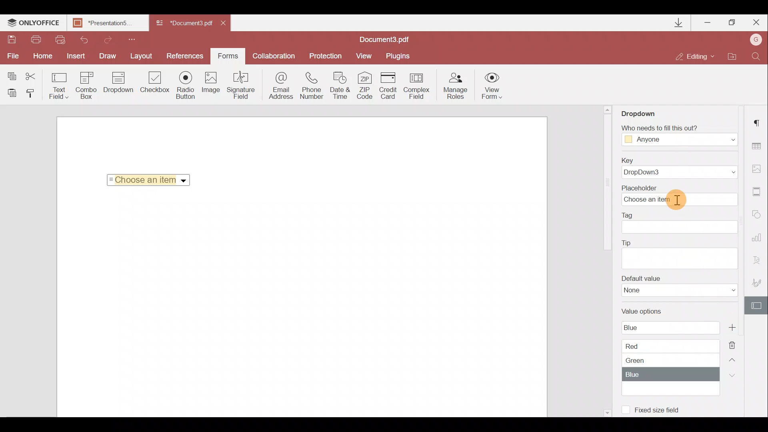 This screenshot has height=432, width=768. I want to click on Chart settings, so click(758, 238).